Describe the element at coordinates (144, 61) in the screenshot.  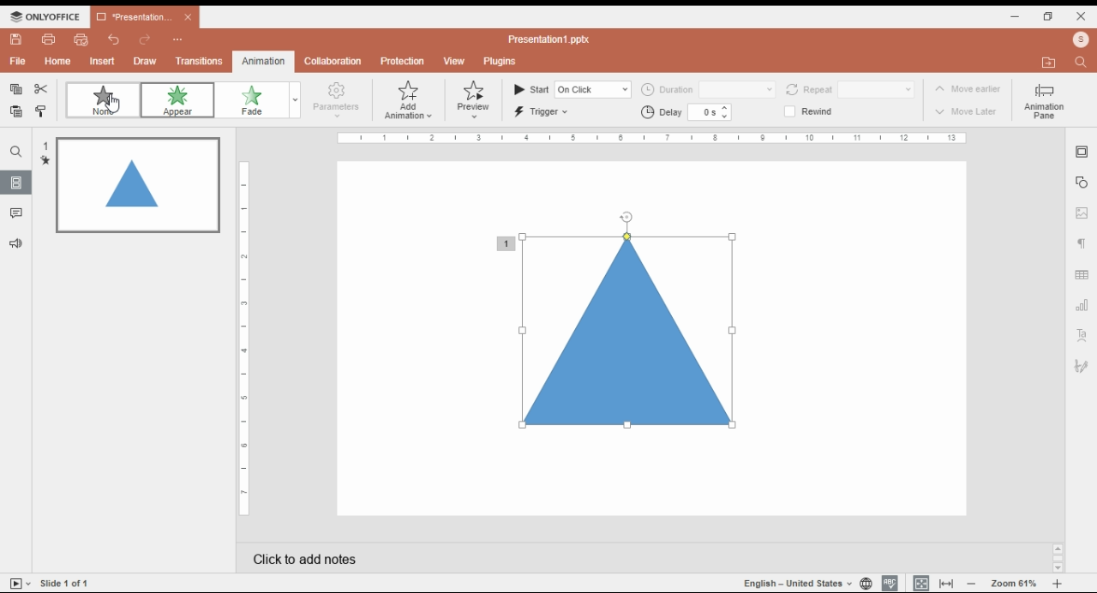
I see `draw` at that location.